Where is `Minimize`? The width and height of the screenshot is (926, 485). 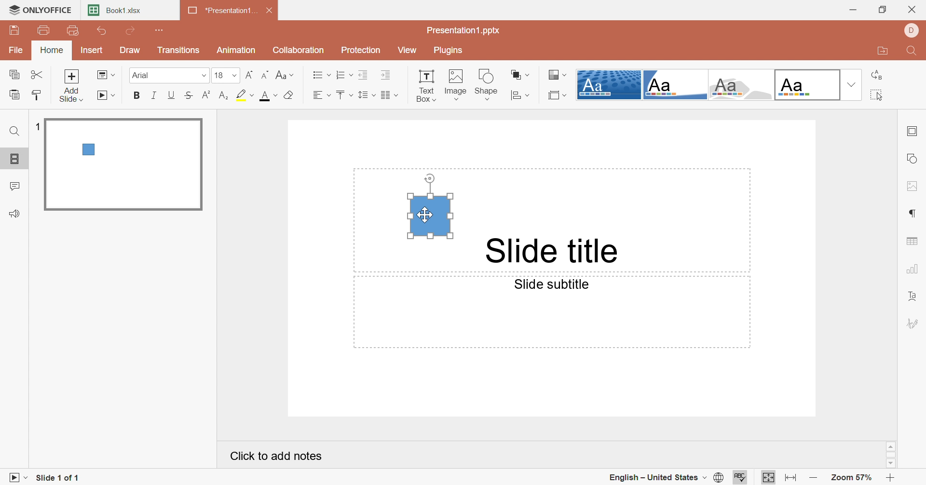
Minimize is located at coordinates (850, 11).